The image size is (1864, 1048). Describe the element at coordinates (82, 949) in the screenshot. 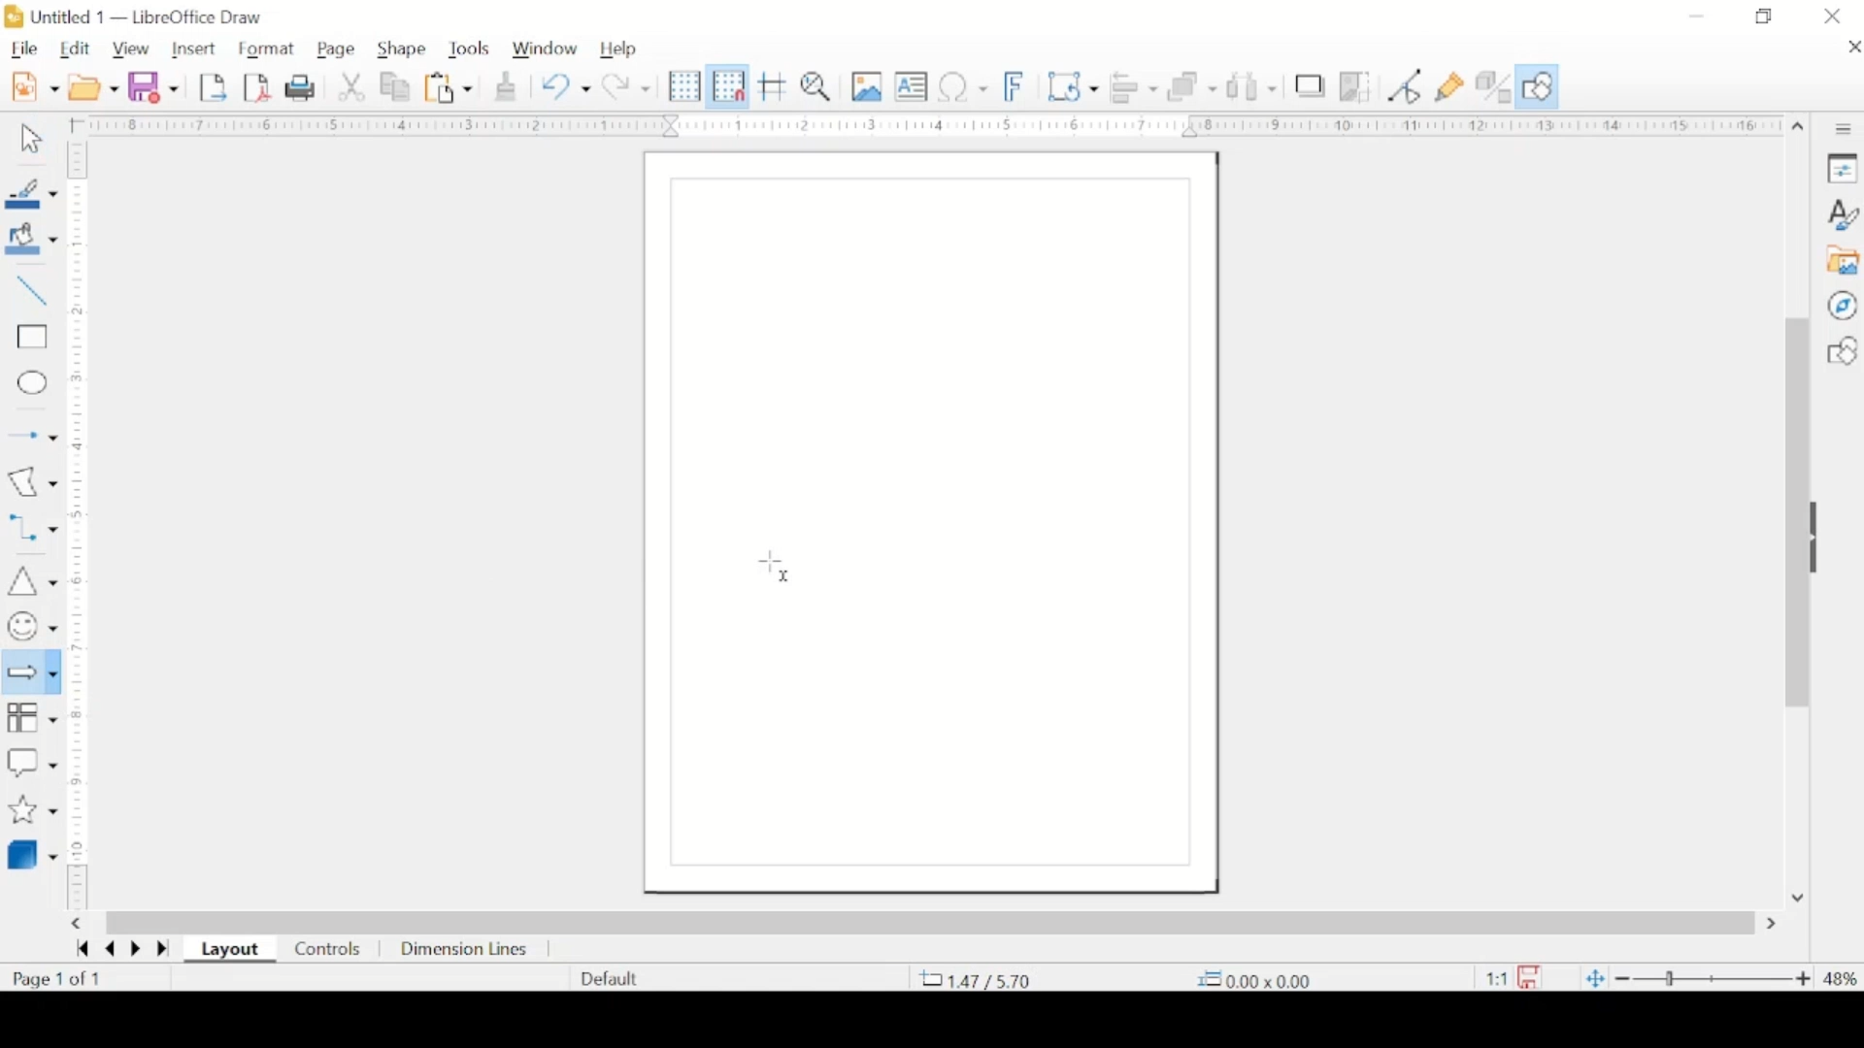

I see `first` at that location.